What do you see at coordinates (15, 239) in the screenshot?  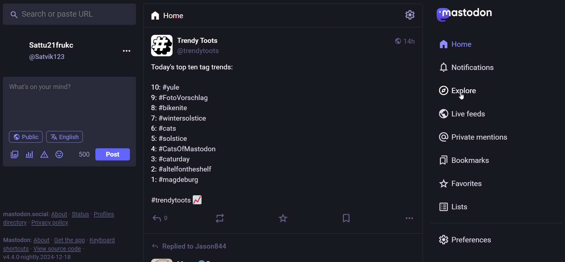 I see `mastodon` at bounding box center [15, 239].